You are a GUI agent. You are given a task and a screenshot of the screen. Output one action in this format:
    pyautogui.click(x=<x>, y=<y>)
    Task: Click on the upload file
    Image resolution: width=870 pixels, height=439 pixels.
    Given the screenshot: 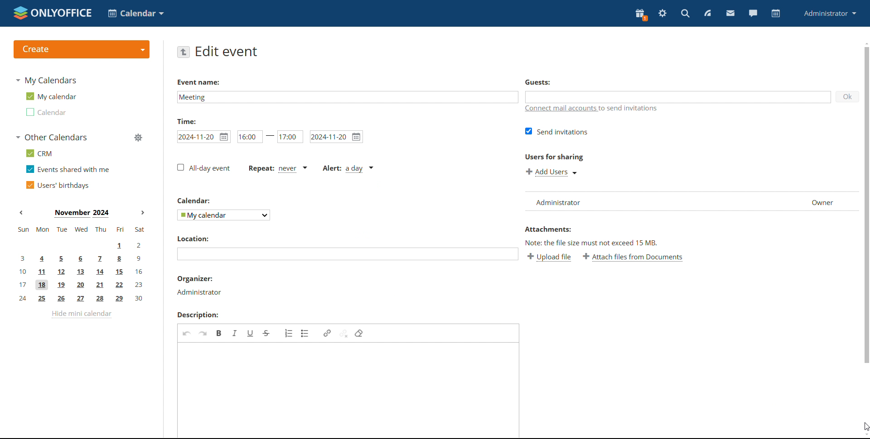 What is the action you would take?
    pyautogui.click(x=549, y=258)
    